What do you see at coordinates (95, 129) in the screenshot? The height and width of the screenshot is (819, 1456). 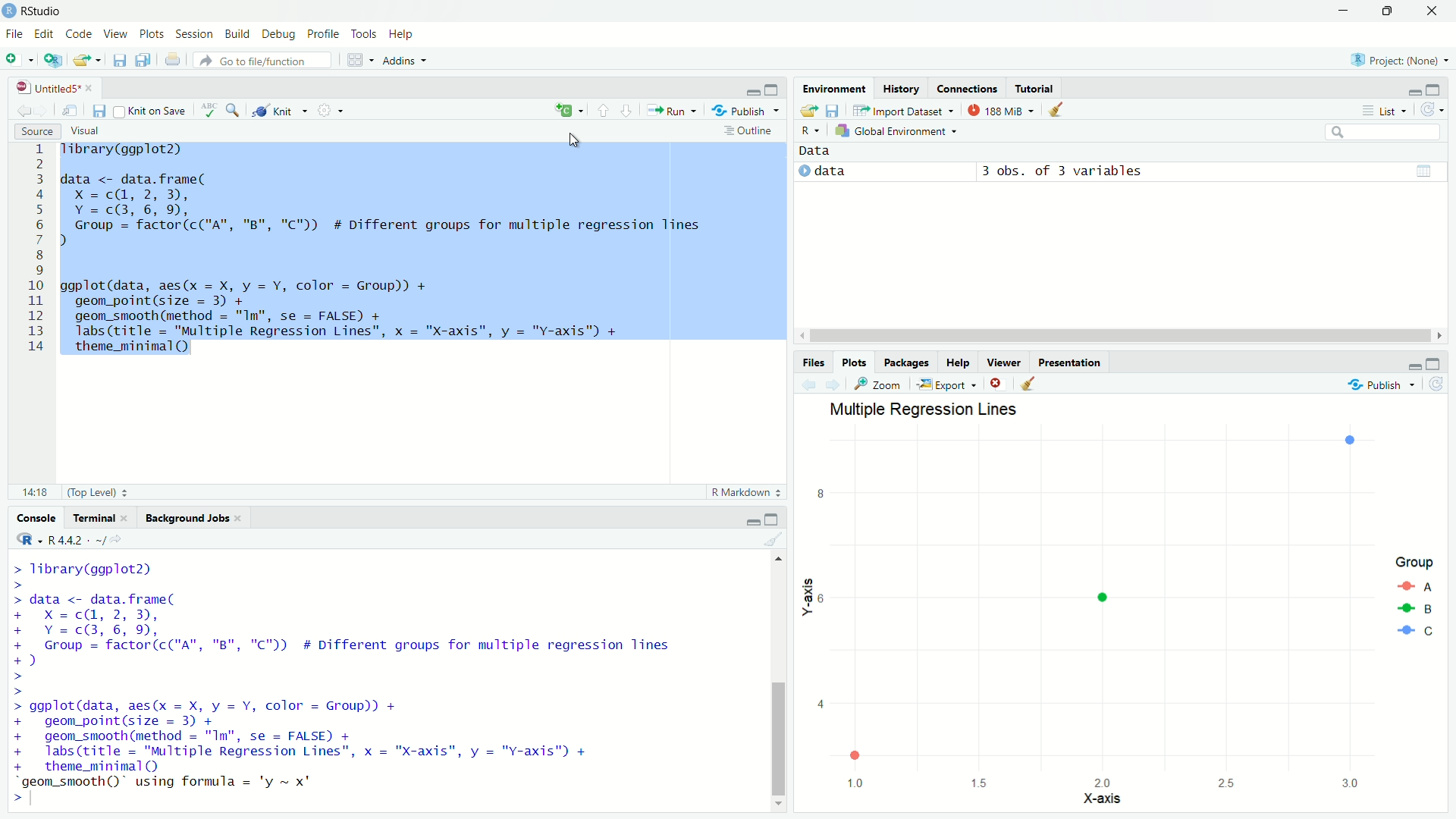 I see `Visual` at bounding box center [95, 129].